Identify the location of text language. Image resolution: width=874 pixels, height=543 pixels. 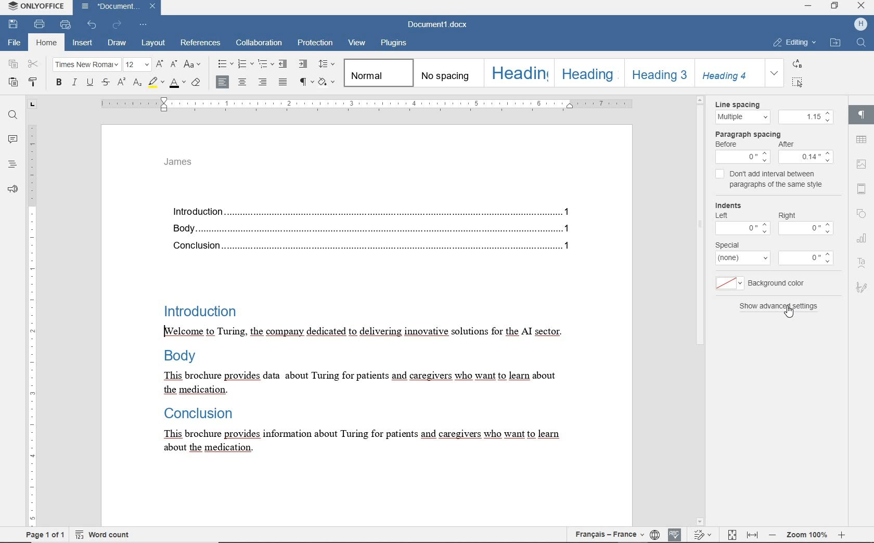
(607, 536).